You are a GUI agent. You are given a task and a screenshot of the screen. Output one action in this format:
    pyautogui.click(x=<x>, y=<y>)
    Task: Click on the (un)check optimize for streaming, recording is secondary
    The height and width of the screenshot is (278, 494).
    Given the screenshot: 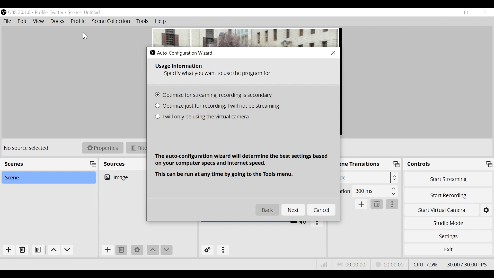 What is the action you would take?
    pyautogui.click(x=216, y=95)
    